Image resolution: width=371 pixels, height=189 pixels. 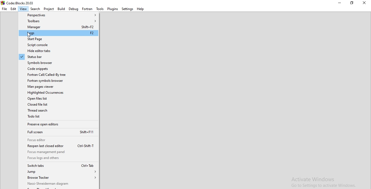 I want to click on Focus management panel, so click(x=59, y=152).